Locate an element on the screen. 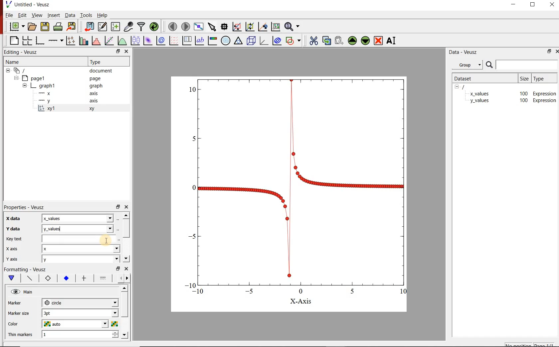  close is located at coordinates (126, 268).